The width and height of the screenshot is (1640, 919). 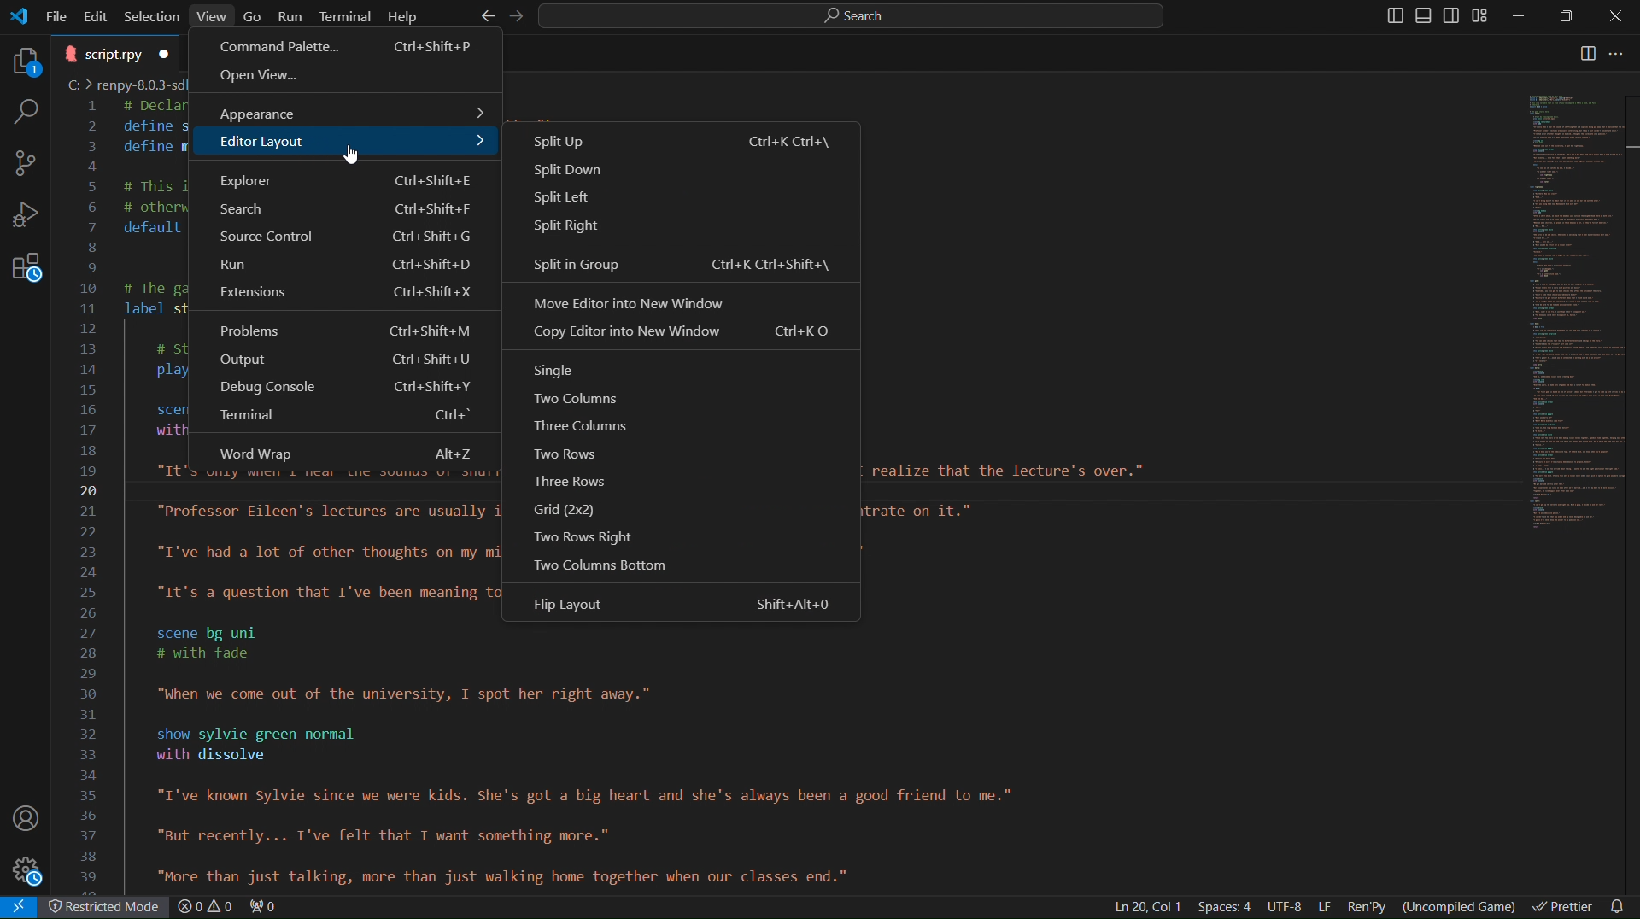 What do you see at coordinates (348, 47) in the screenshot?
I see `Command Palette...   ctrl+shift+p` at bounding box center [348, 47].